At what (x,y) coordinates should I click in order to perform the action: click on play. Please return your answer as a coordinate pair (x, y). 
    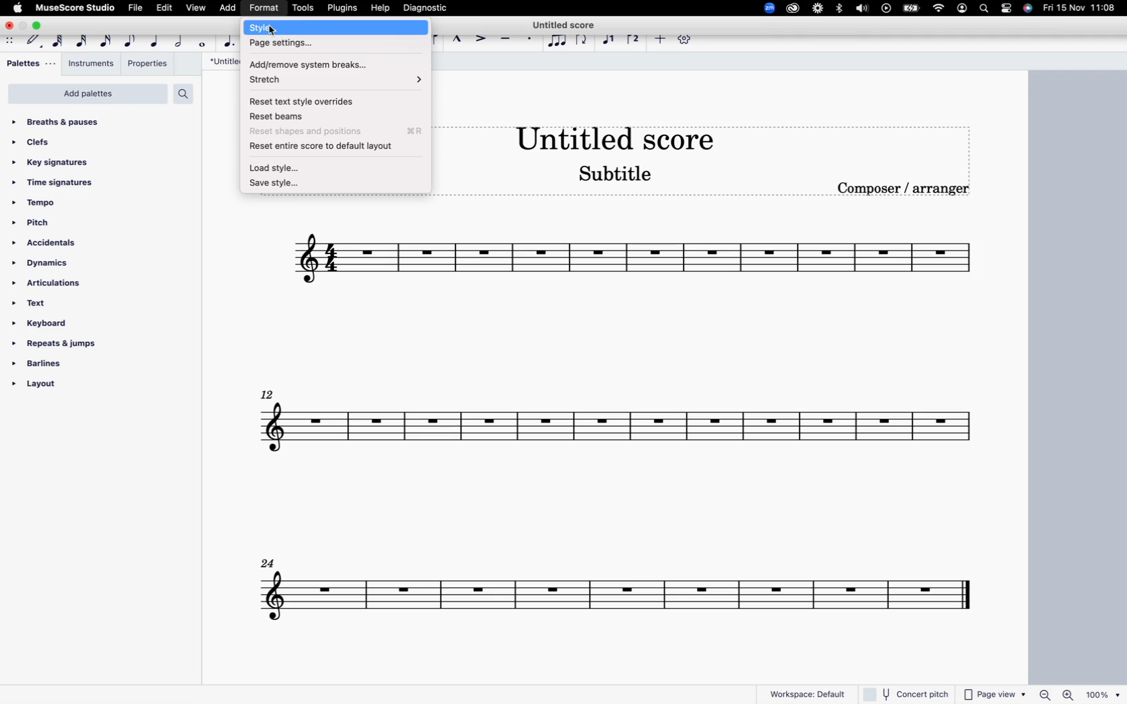
    Looking at the image, I should click on (886, 9).